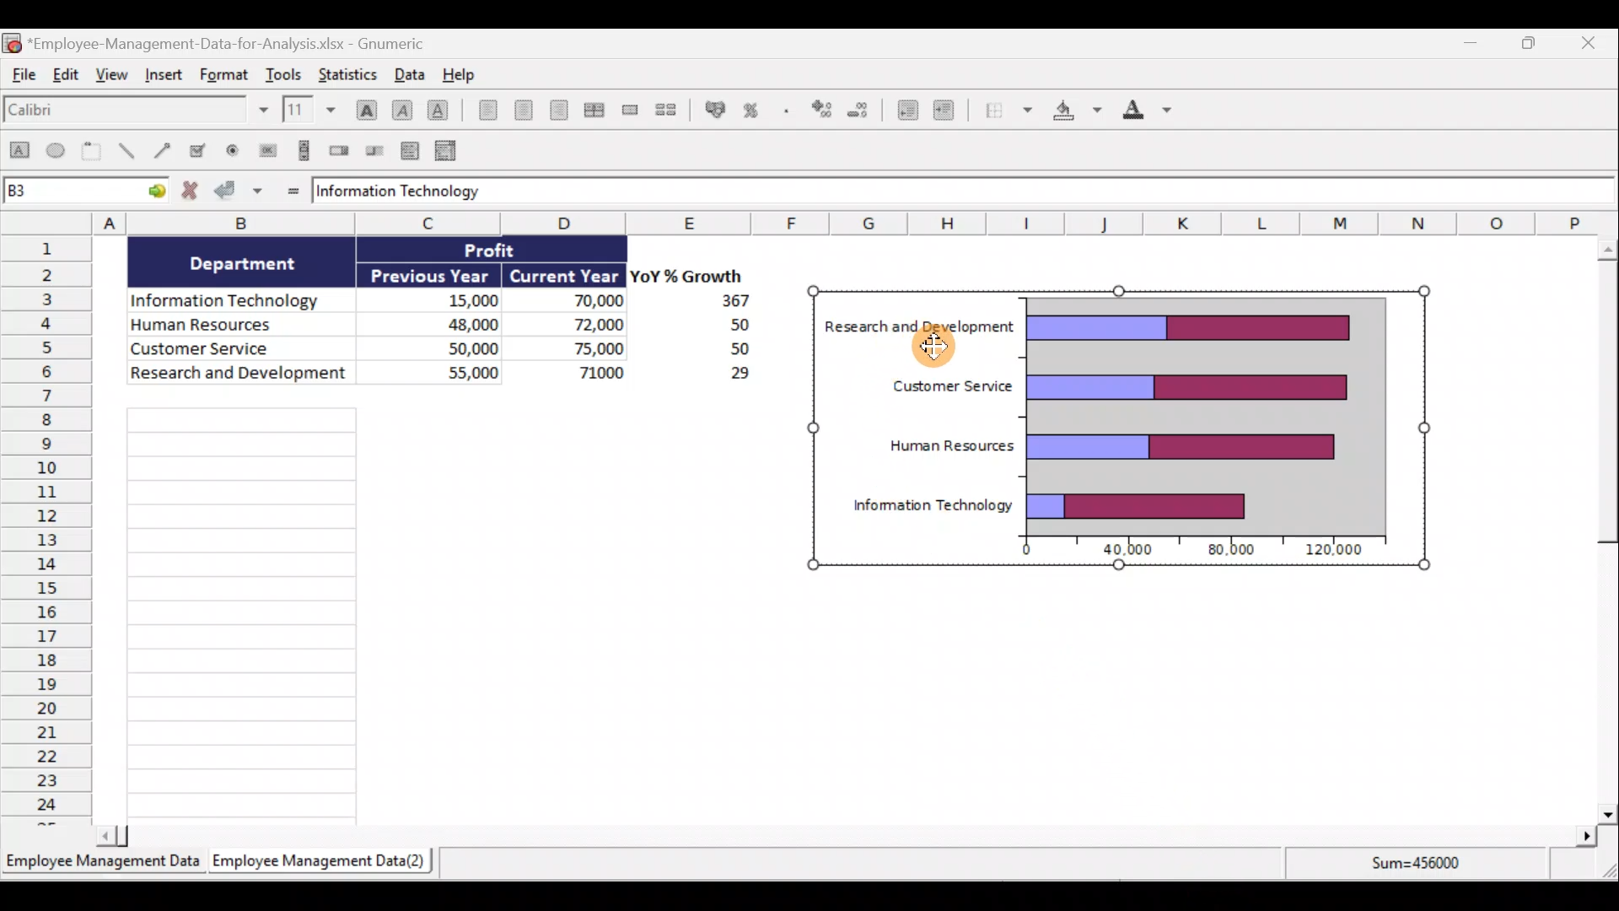 This screenshot has height=911, width=1619. Describe the element at coordinates (305, 149) in the screenshot. I see `Create a scrollbar` at that location.